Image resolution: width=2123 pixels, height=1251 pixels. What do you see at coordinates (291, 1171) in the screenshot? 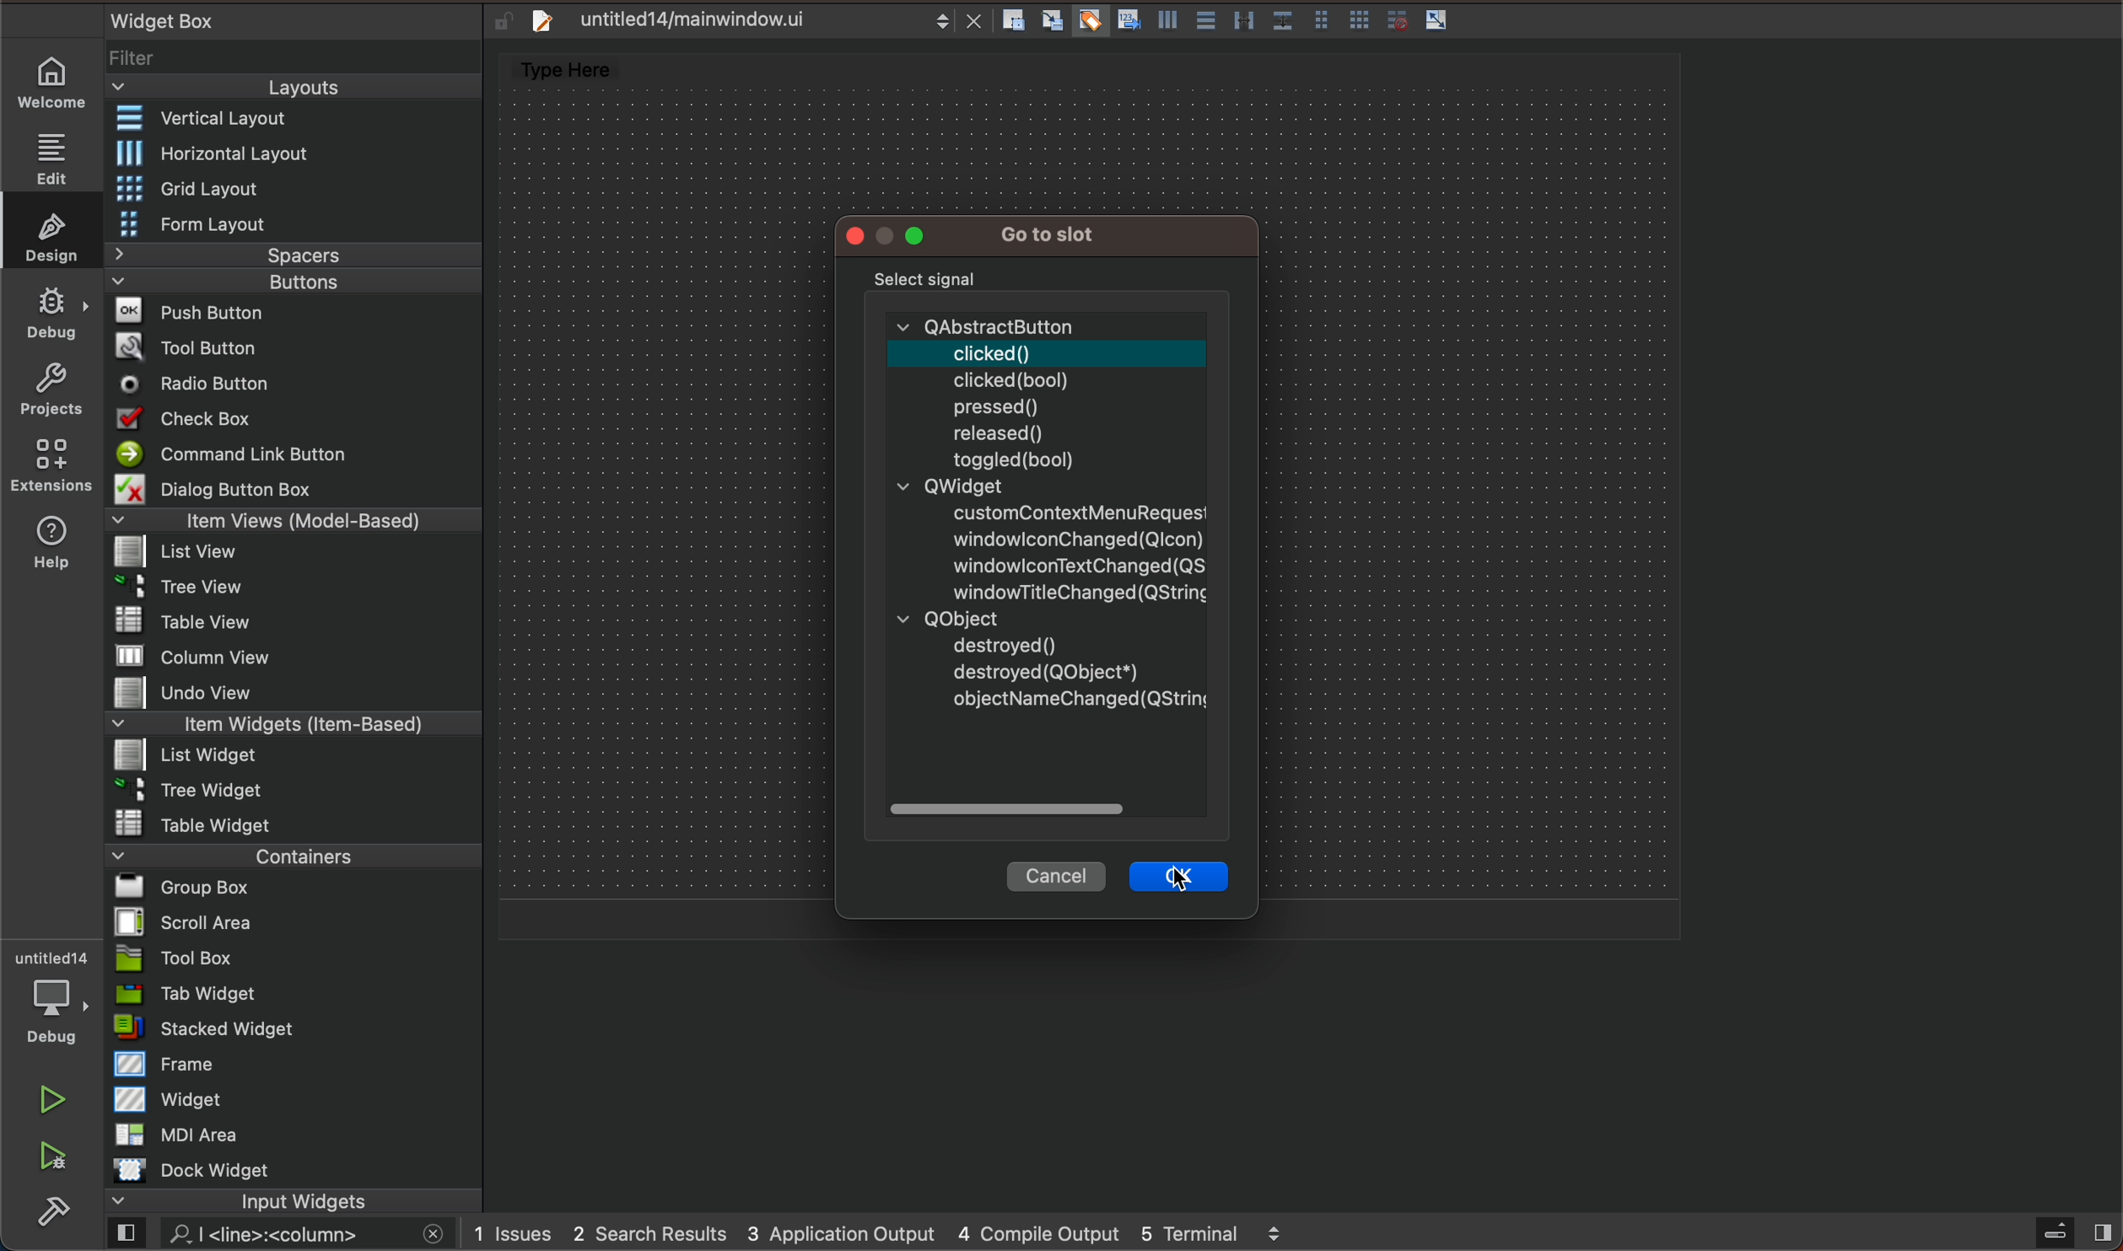
I see `dock widget` at bounding box center [291, 1171].